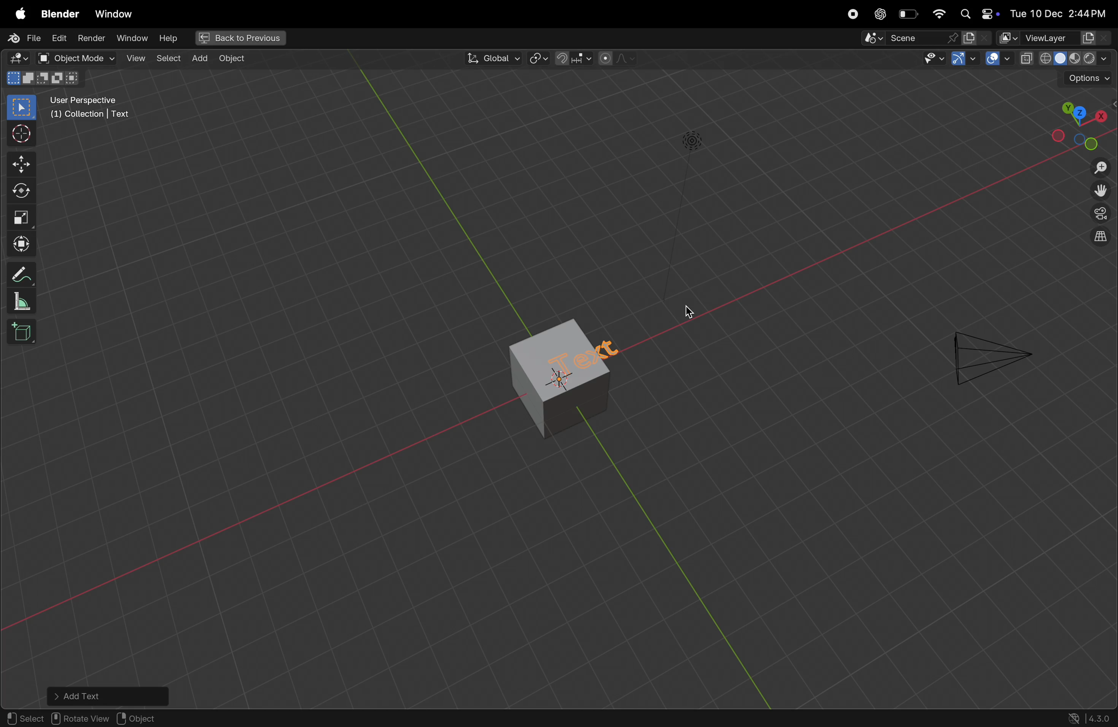  Describe the element at coordinates (595, 359) in the screenshot. I see `Text` at that location.